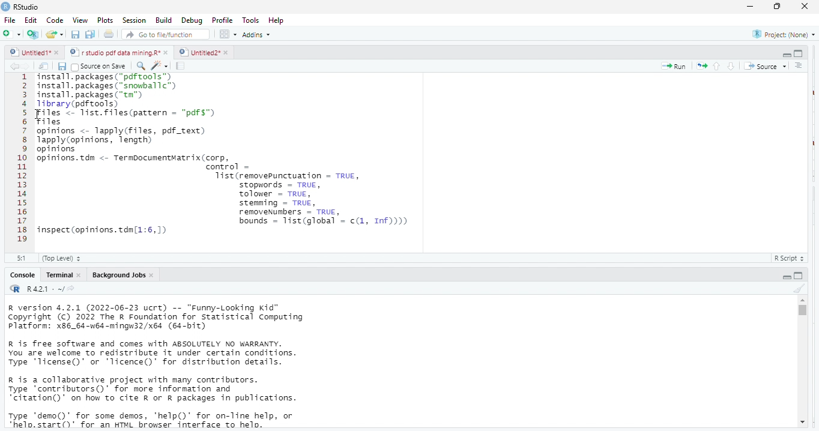  What do you see at coordinates (198, 52) in the screenshot?
I see `untitled 2` at bounding box center [198, 52].